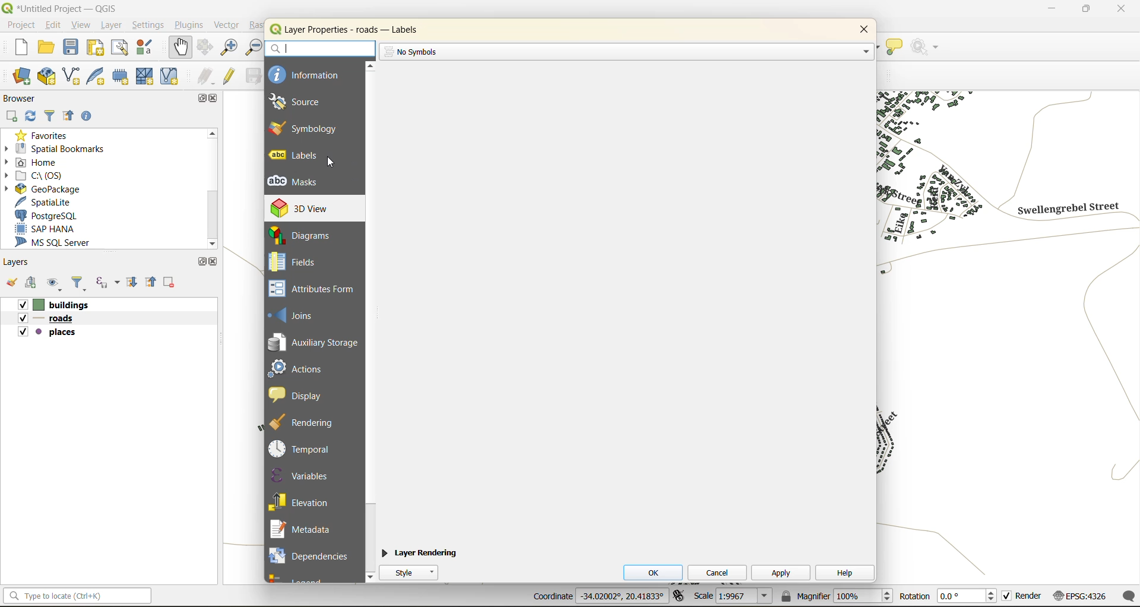  I want to click on maximize, so click(200, 262).